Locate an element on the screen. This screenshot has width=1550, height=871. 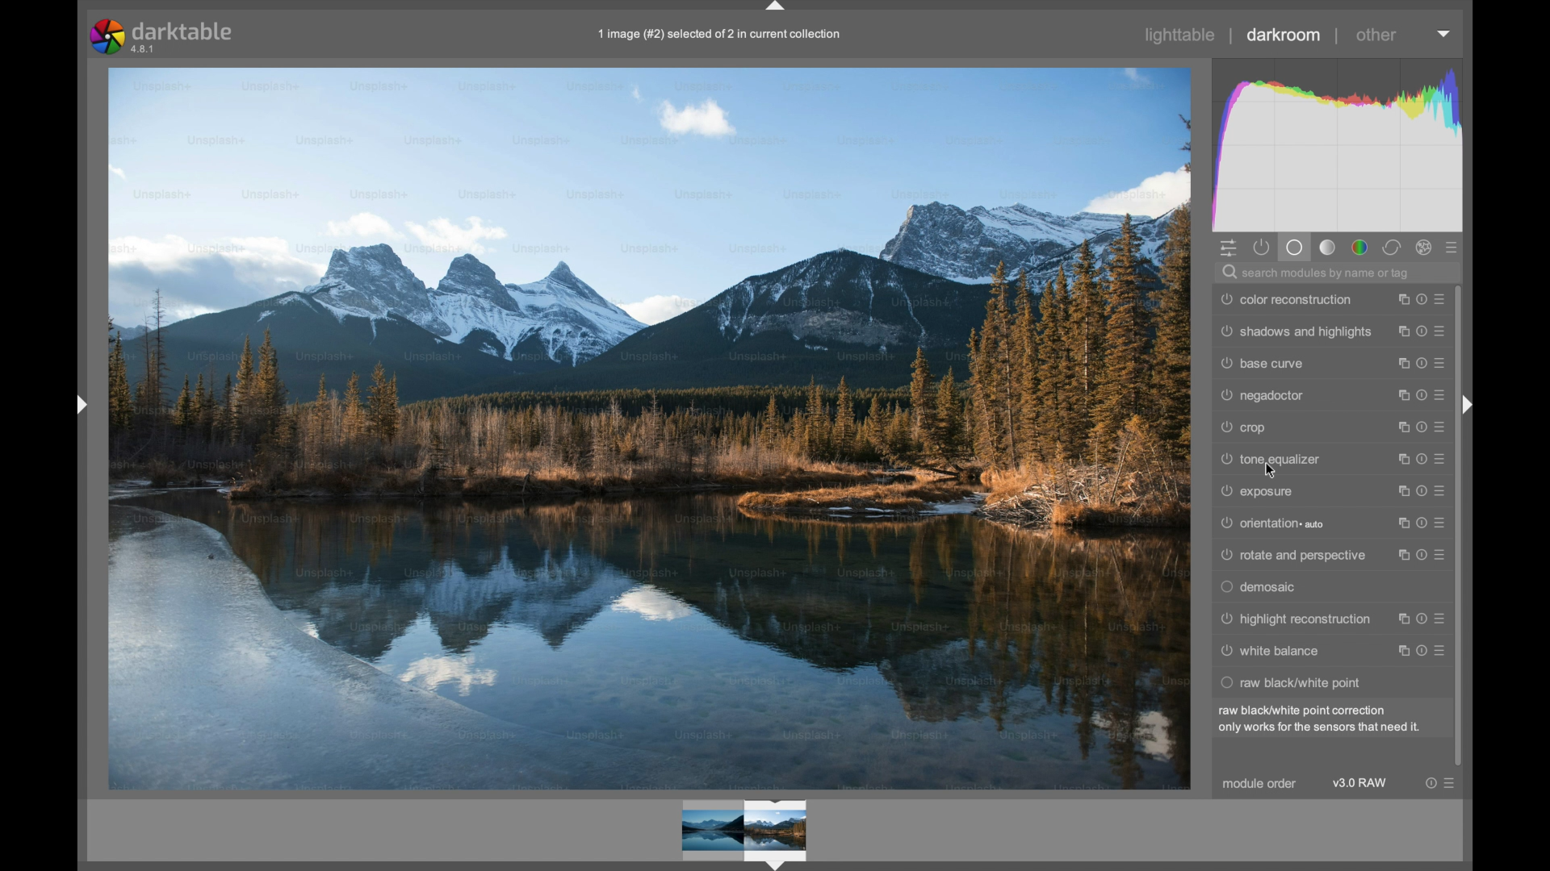
presets is located at coordinates (1446, 555).